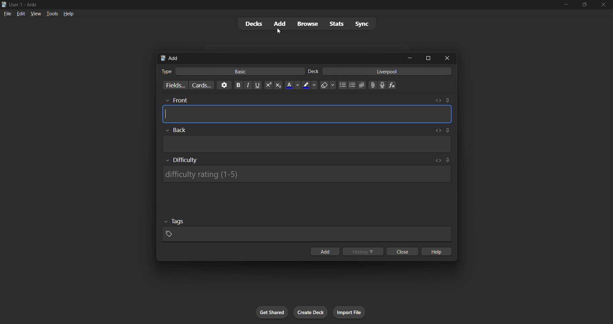 This screenshot has width=613, height=324. Describe the element at coordinates (172, 86) in the screenshot. I see `customize fields` at that location.